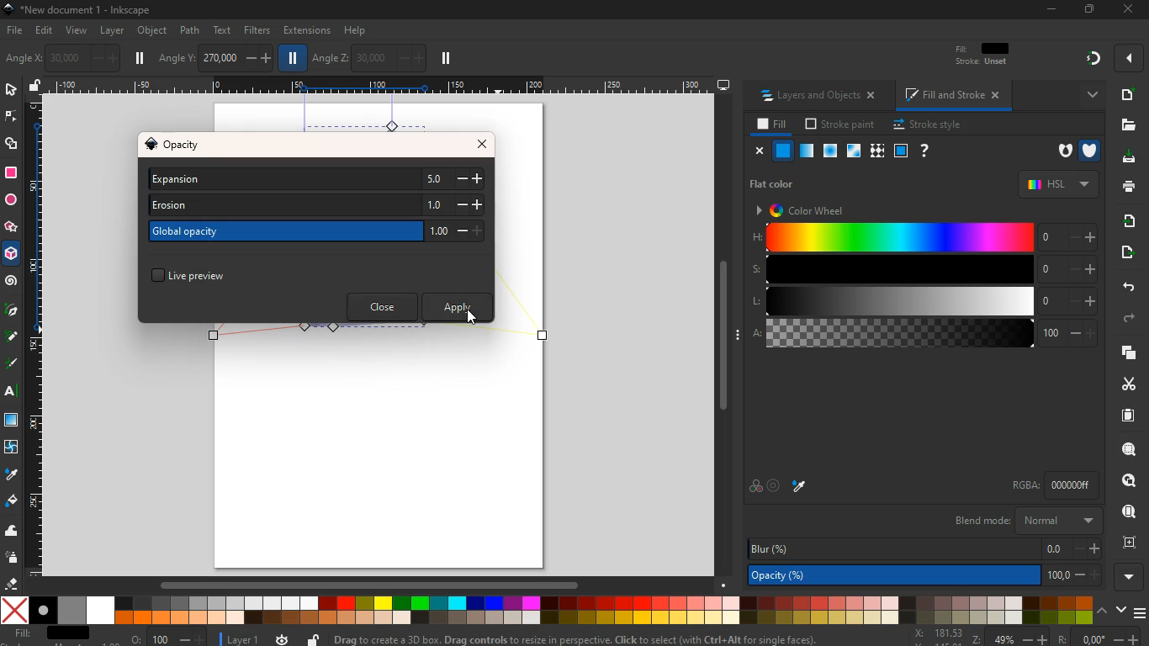 The width and height of the screenshot is (1149, 646). I want to click on , so click(541, 332).